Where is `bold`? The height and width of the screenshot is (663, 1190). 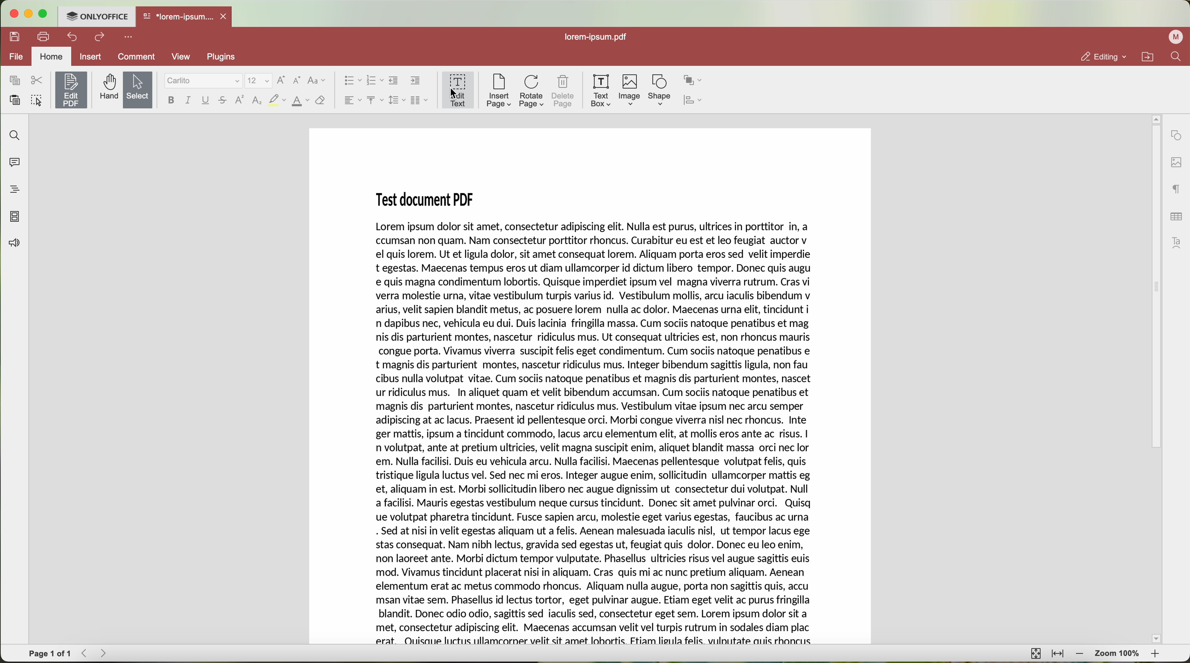
bold is located at coordinates (172, 101).